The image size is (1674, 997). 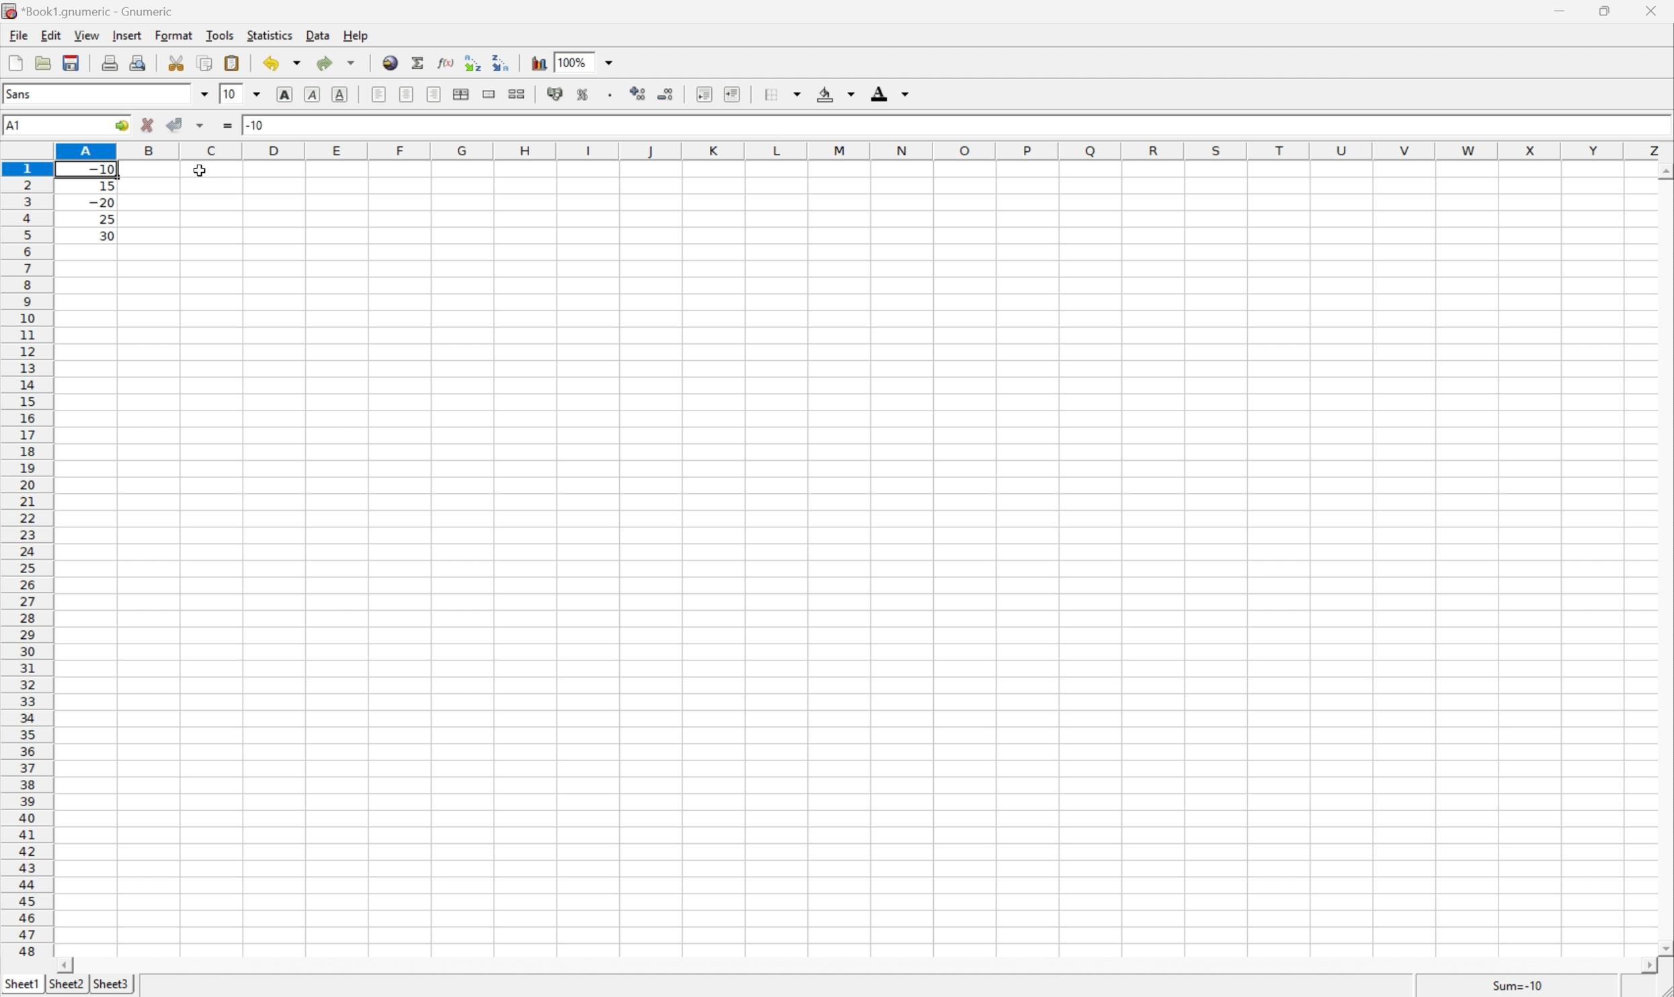 What do you see at coordinates (584, 97) in the screenshot?
I see `Format the selection as percentage` at bounding box center [584, 97].